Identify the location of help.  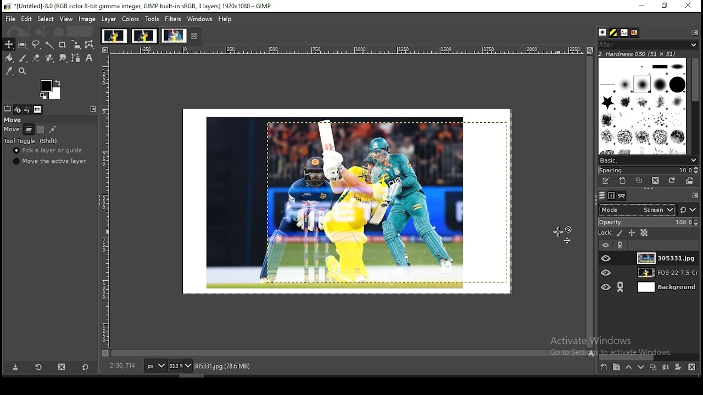
(226, 20).